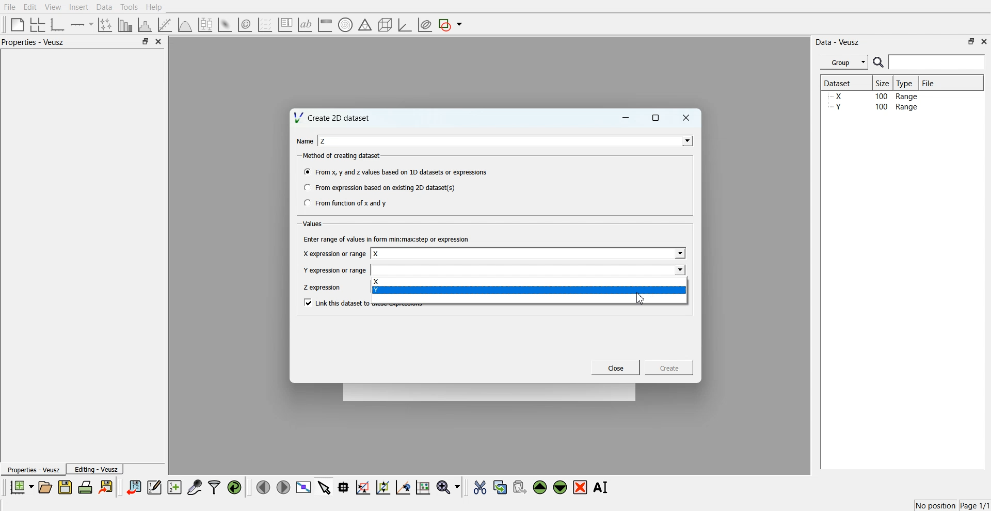 The image size is (991, 511). What do you see at coordinates (679, 254) in the screenshot?
I see `Drop down` at bounding box center [679, 254].